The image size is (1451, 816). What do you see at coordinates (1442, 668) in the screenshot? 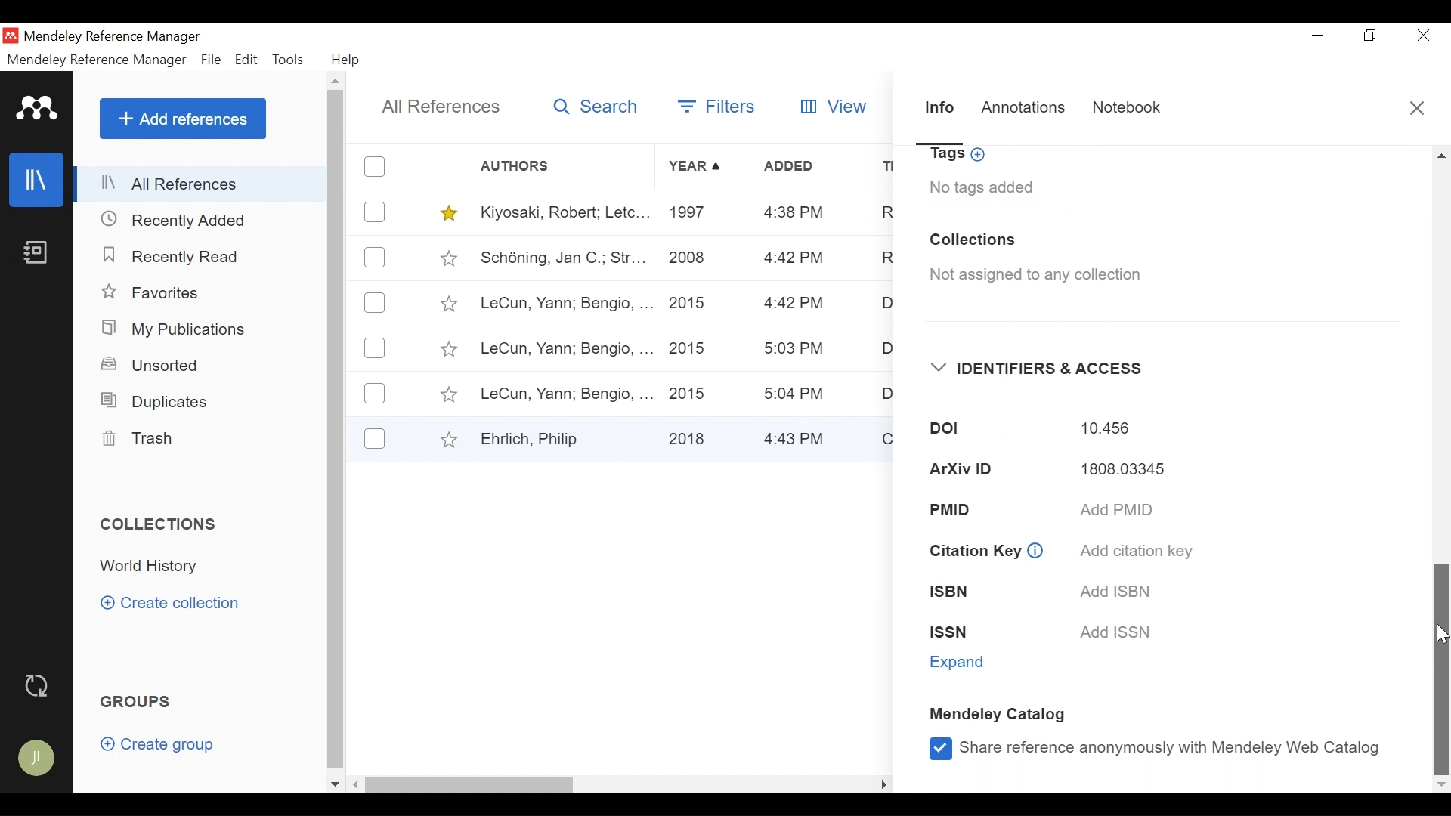
I see `Vertical Scroll bar` at bounding box center [1442, 668].